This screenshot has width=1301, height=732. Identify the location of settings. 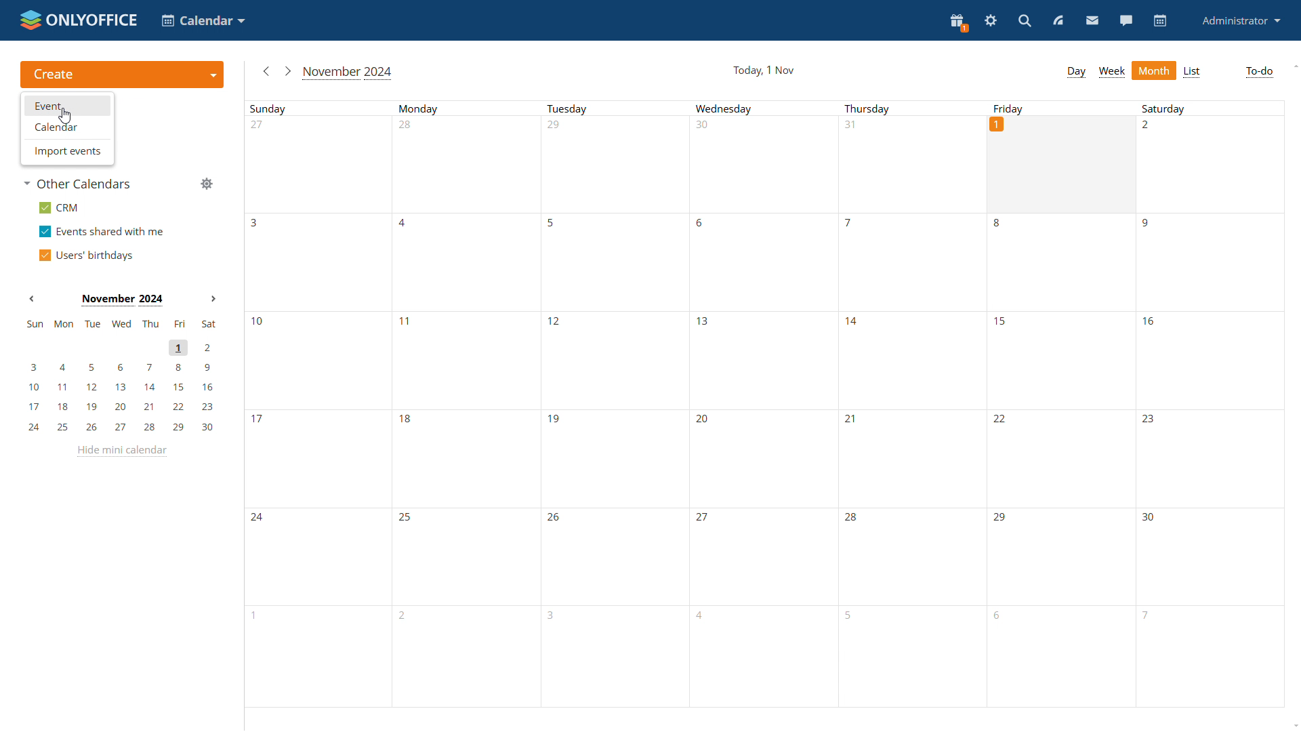
(991, 22).